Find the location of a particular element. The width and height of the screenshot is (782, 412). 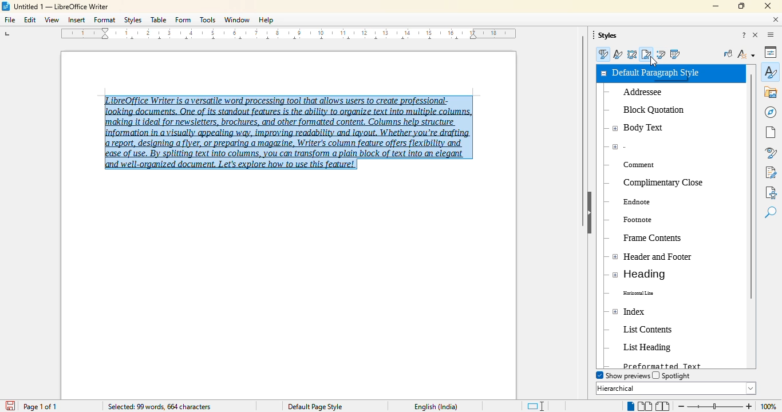

Index is located at coordinates (642, 311).